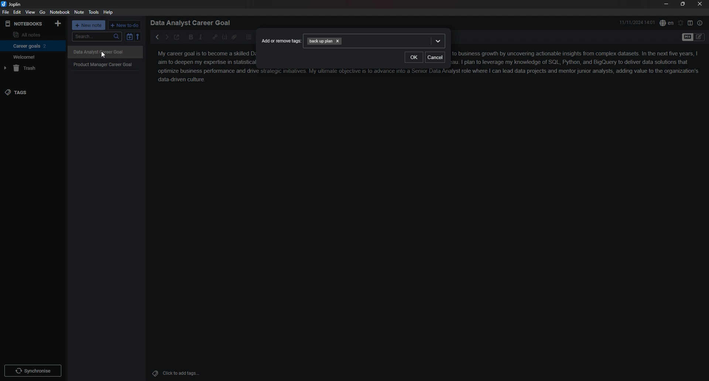 The image size is (709, 381). Describe the element at coordinates (201, 37) in the screenshot. I see `italic` at that location.